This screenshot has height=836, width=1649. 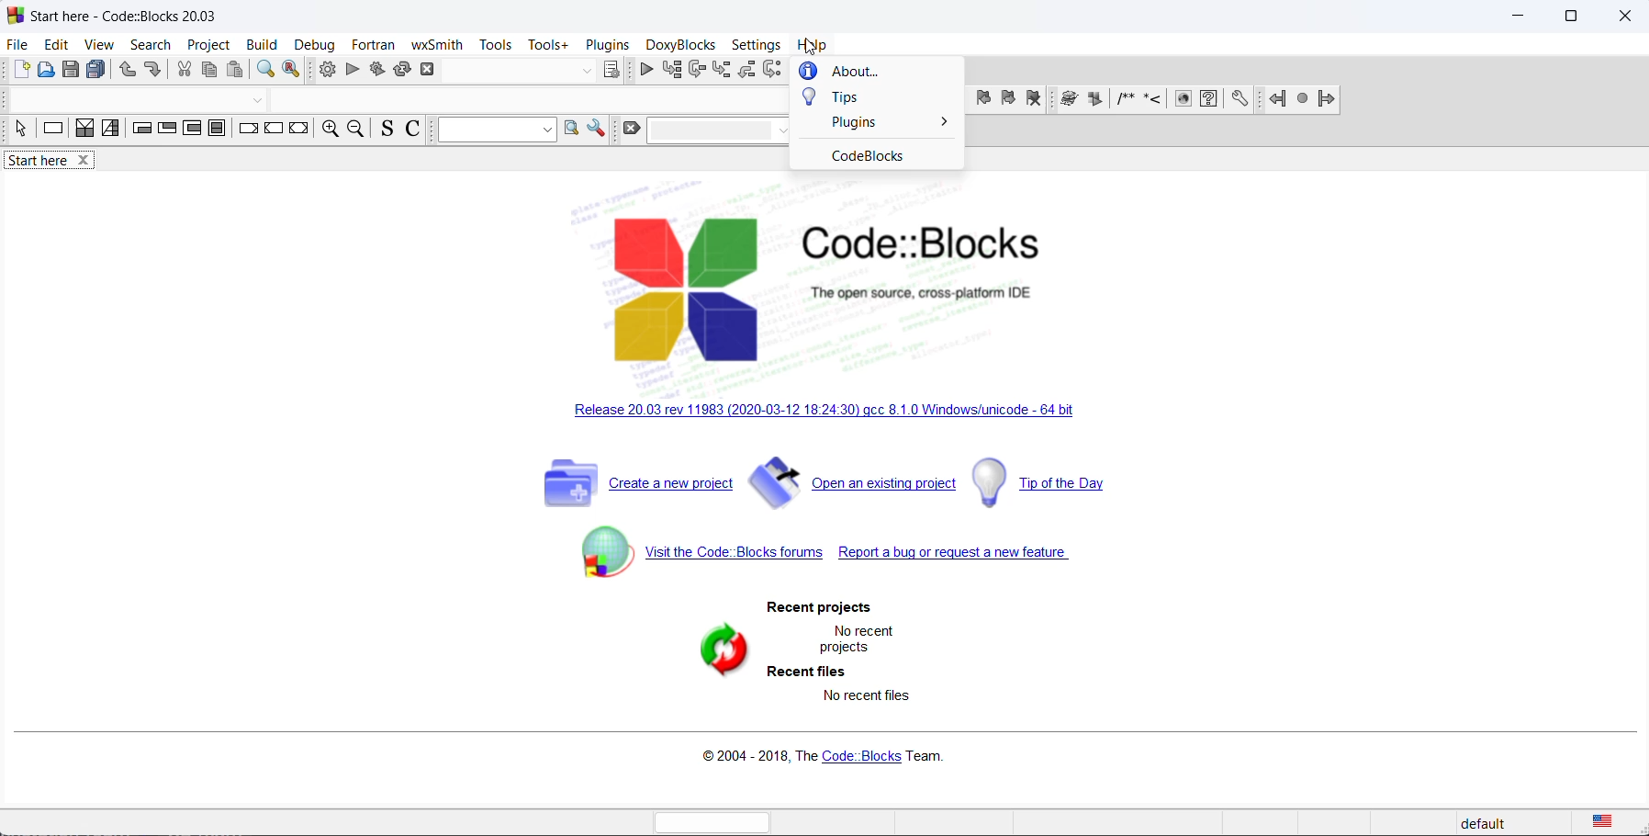 I want to click on toggle comments, so click(x=411, y=131).